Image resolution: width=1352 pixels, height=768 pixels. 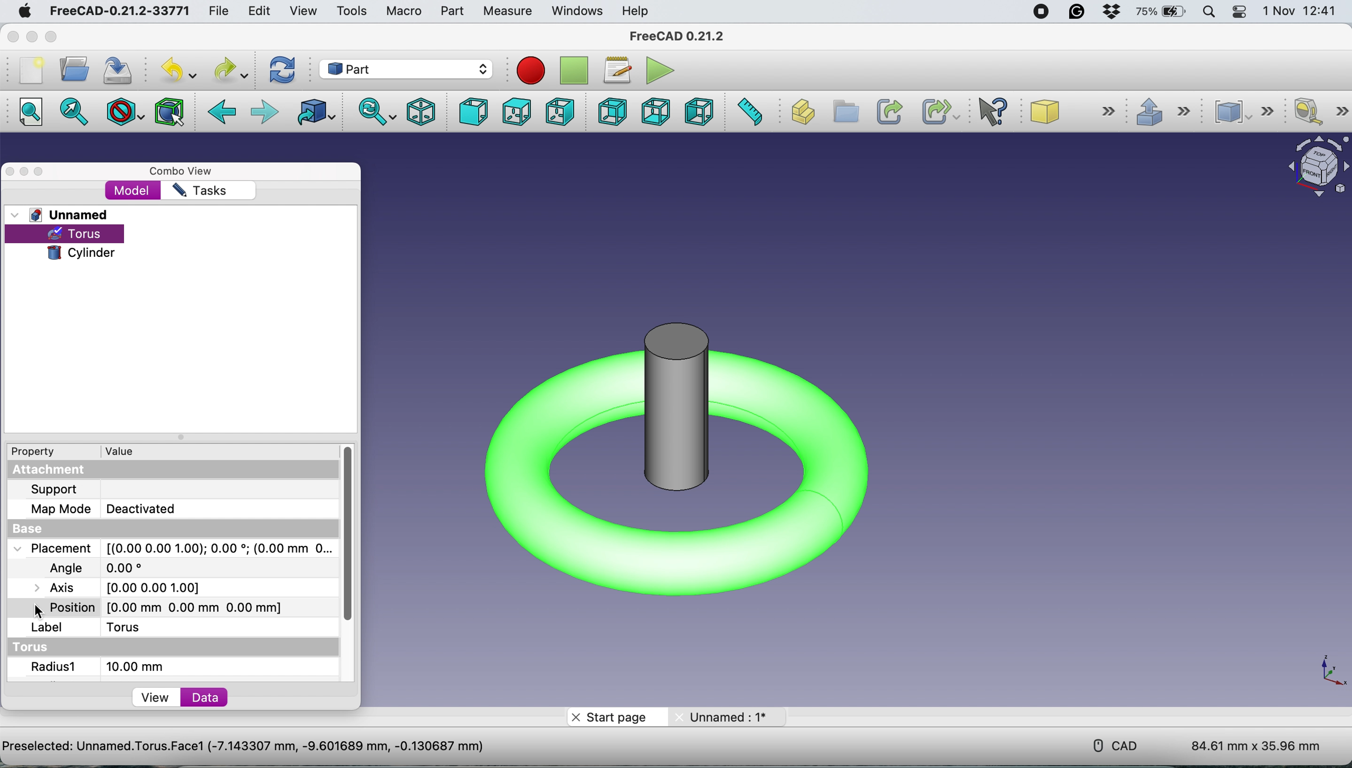 I want to click on freecad, so click(x=677, y=36).